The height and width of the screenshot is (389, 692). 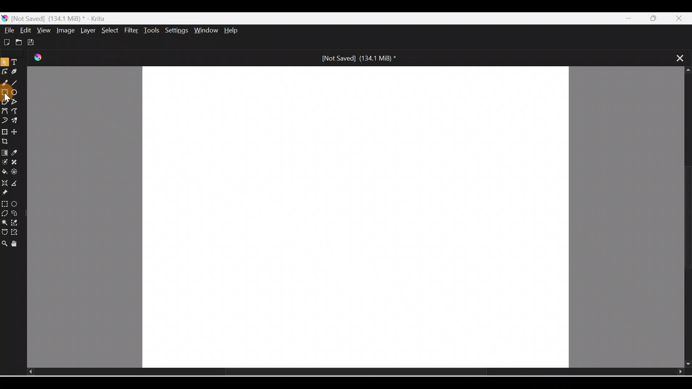 What do you see at coordinates (4, 241) in the screenshot?
I see `Zoom tool` at bounding box center [4, 241].